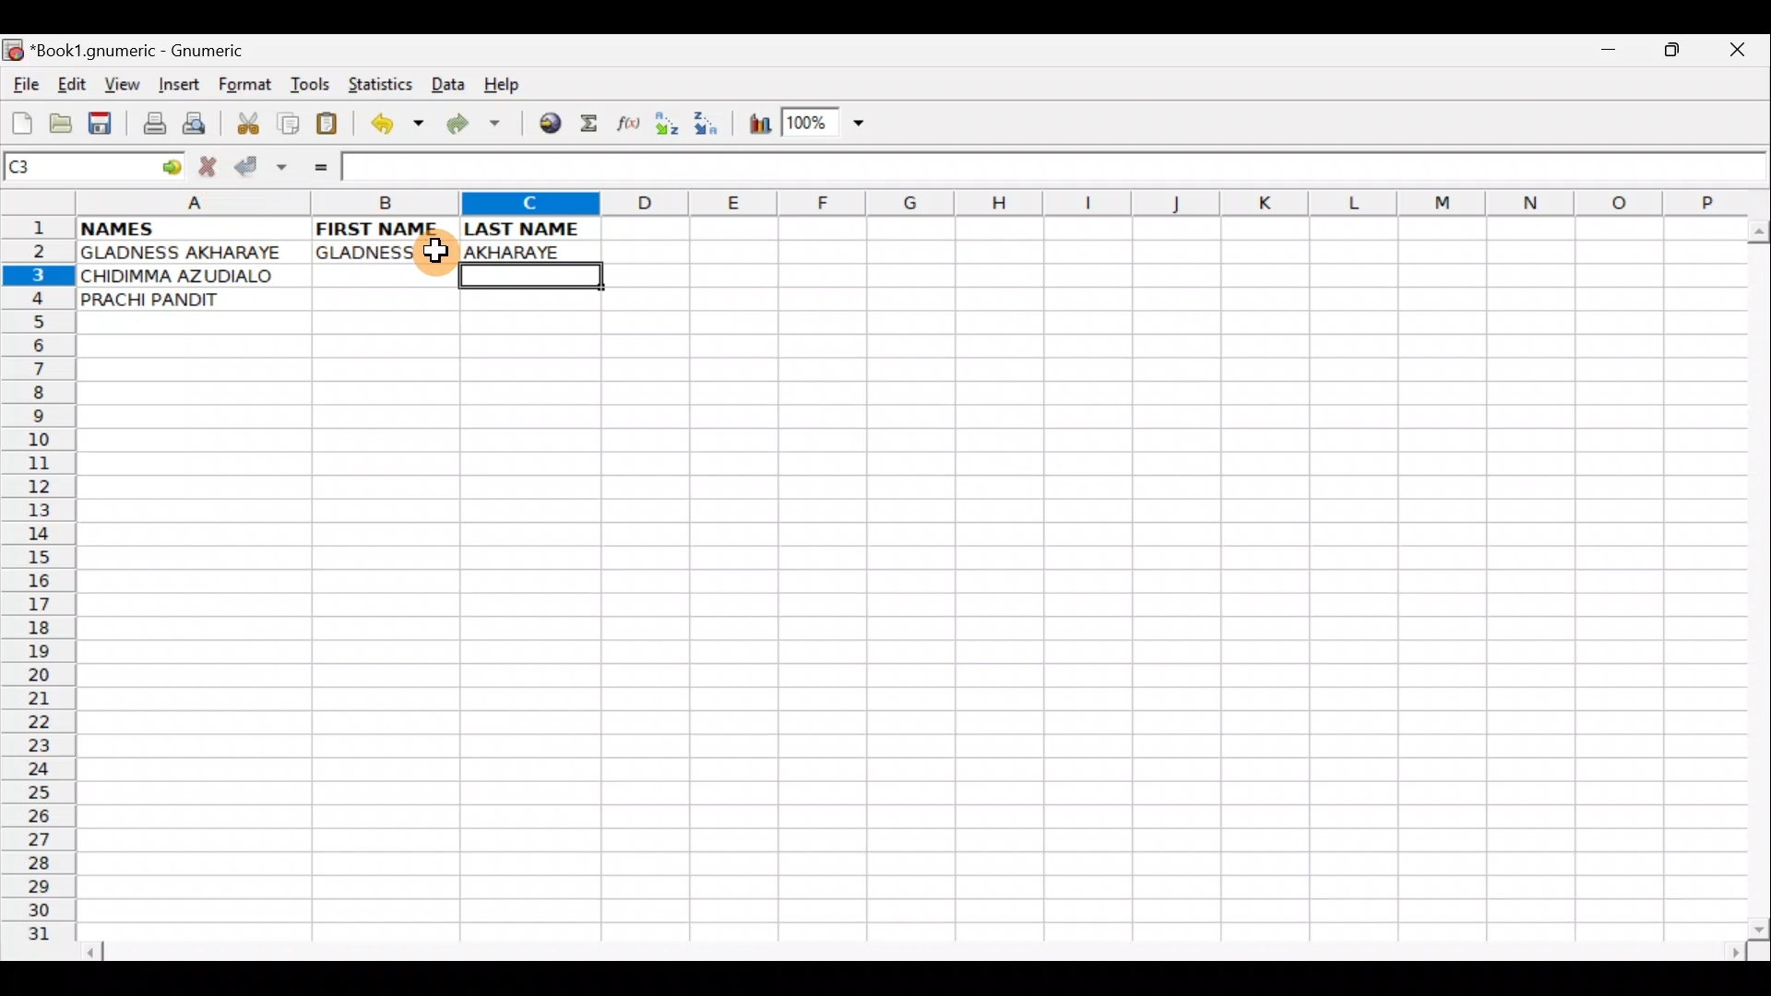 This screenshot has width=1771, height=996. What do you see at coordinates (1604, 54) in the screenshot?
I see `Minimize` at bounding box center [1604, 54].